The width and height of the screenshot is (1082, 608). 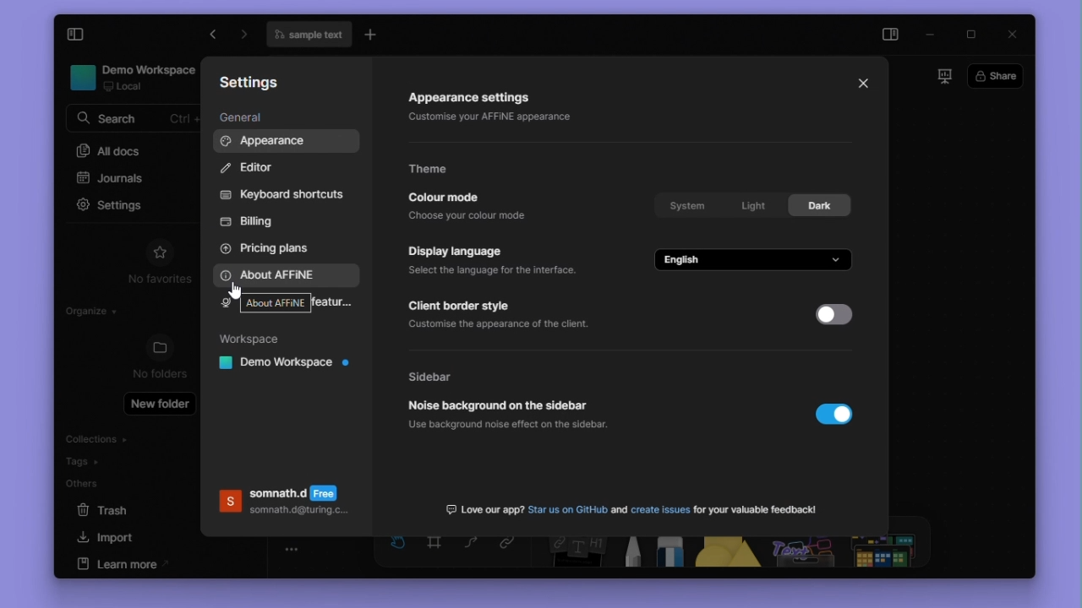 I want to click on Color mode, so click(x=471, y=207).